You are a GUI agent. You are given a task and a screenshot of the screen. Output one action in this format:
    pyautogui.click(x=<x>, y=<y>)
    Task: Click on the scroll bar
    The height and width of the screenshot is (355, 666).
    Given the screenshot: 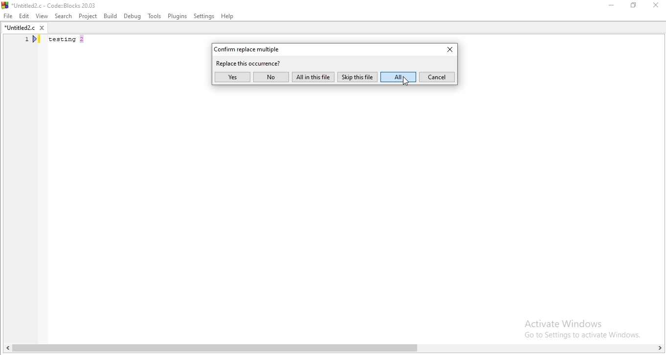 What is the action you would take?
    pyautogui.click(x=333, y=349)
    